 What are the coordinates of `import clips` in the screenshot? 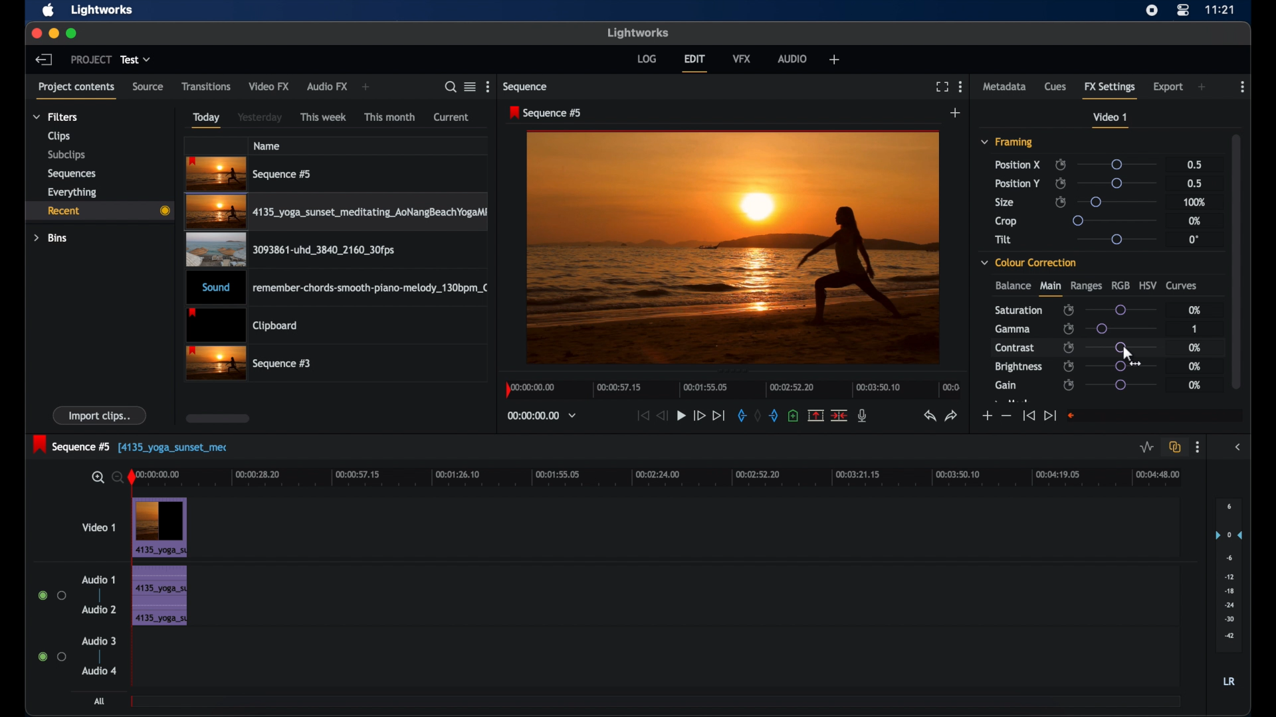 It's located at (100, 415).